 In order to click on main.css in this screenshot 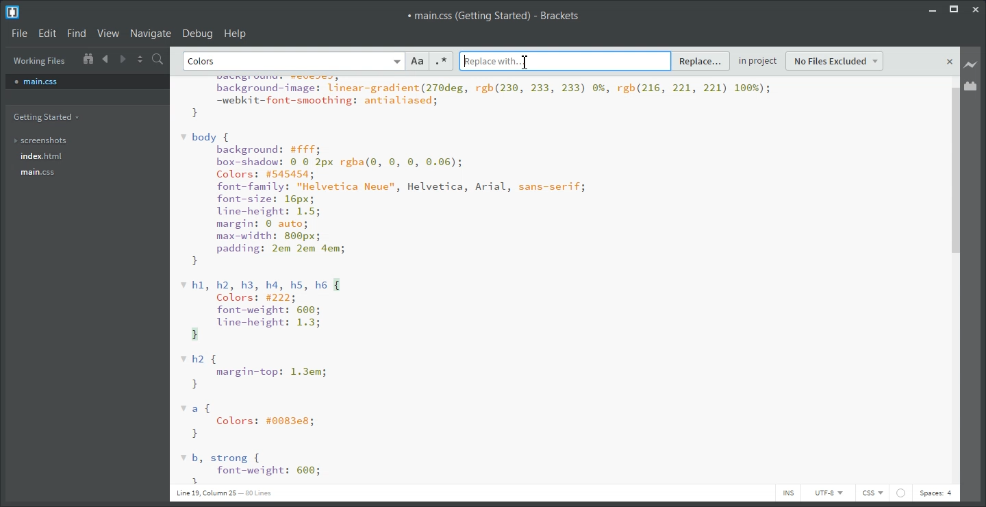, I will do `click(50, 172)`.